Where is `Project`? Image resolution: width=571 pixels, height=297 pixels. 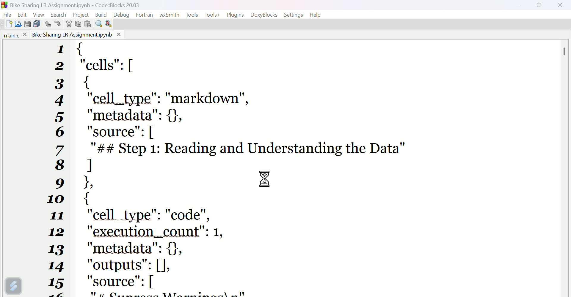
Project is located at coordinates (82, 14).